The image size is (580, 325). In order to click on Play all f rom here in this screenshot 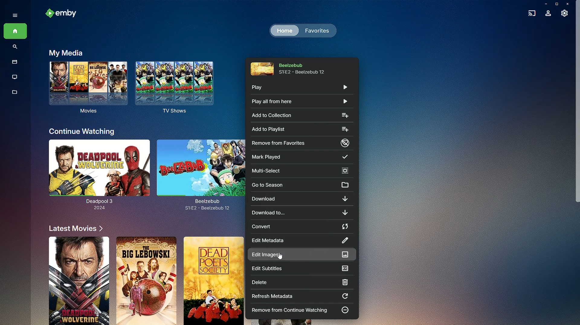, I will do `click(298, 102)`.